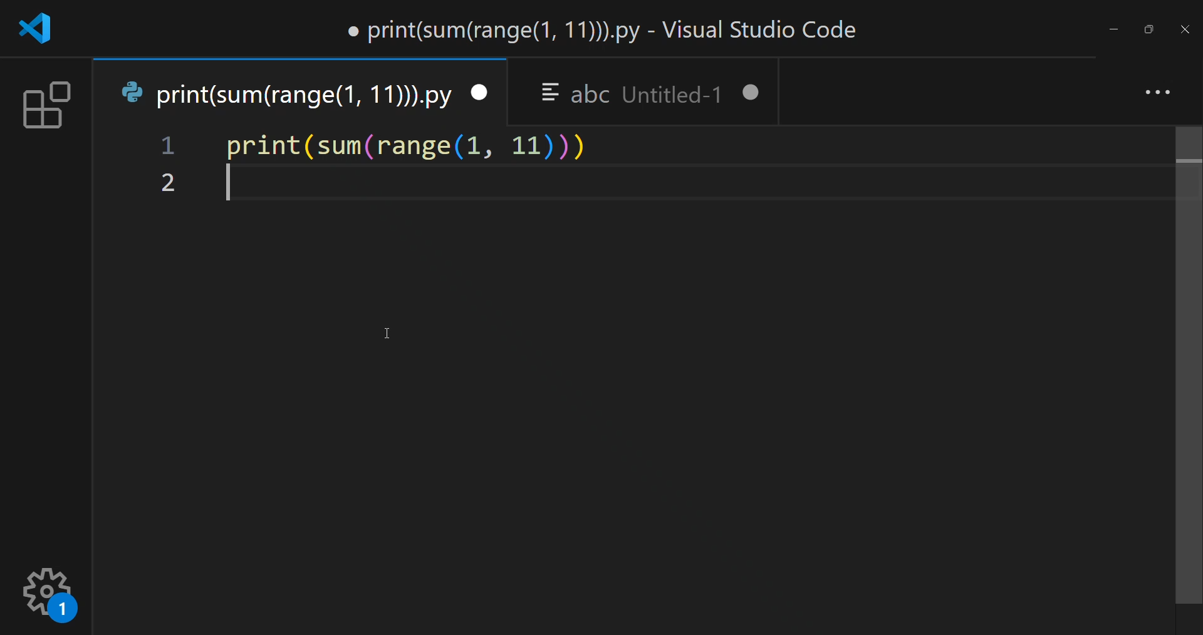 The height and width of the screenshot is (635, 1203). Describe the element at coordinates (167, 183) in the screenshot. I see `2` at that location.